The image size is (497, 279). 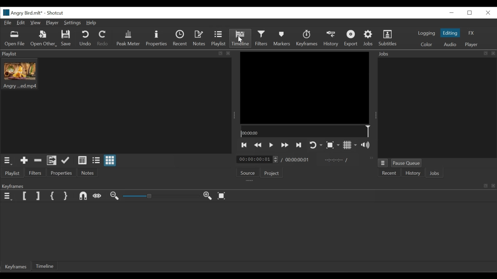 I want to click on Open Other, so click(x=44, y=38).